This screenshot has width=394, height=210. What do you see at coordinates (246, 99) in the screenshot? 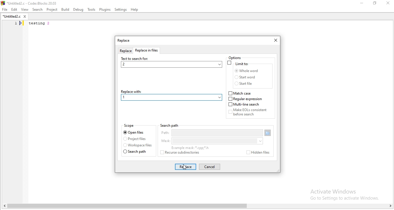
I see `regular expression` at bounding box center [246, 99].